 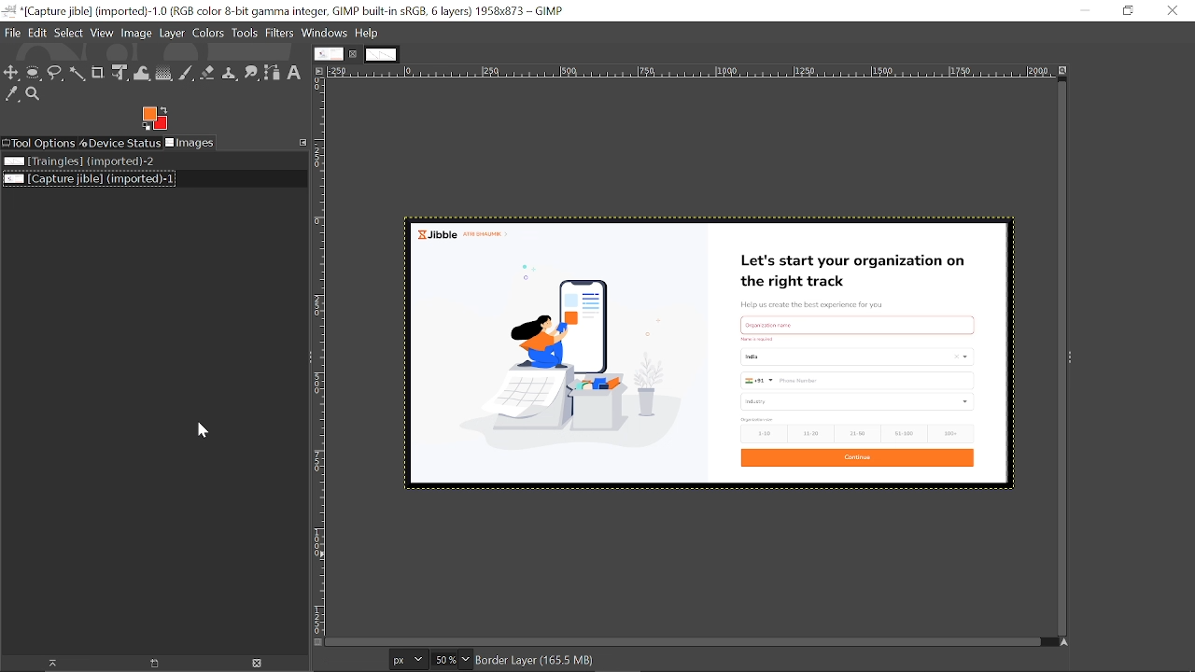 What do you see at coordinates (57, 74) in the screenshot?
I see `Free select tool` at bounding box center [57, 74].